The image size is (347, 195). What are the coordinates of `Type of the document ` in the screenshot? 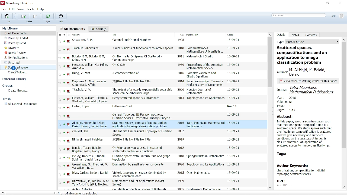 It's located at (344, 40).